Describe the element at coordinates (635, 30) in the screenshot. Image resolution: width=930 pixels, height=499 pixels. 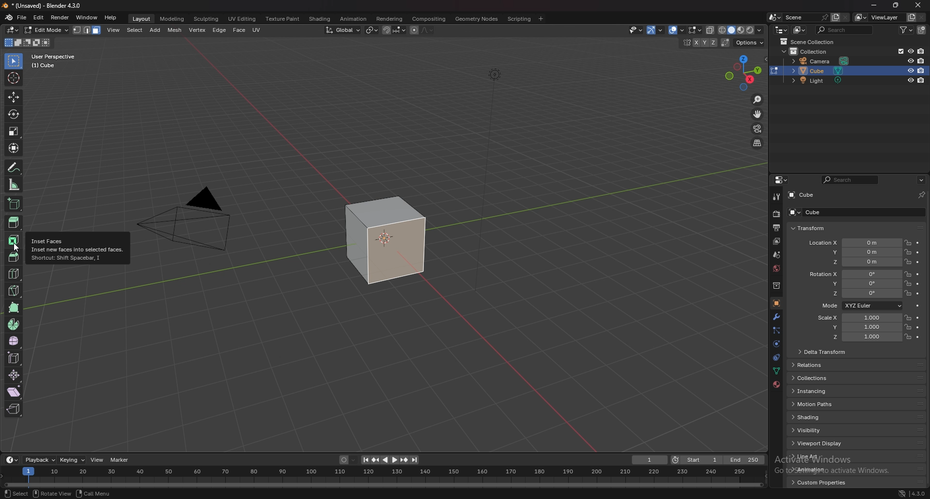
I see `selectibility and visibility` at that location.